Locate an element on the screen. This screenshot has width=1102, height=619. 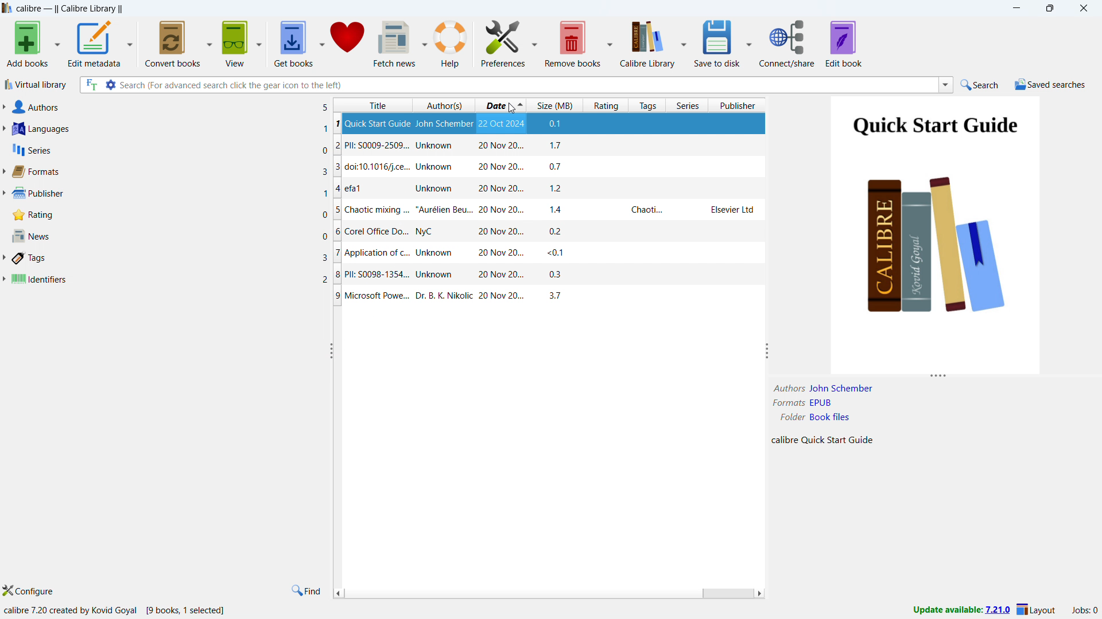
edit metadata options is located at coordinates (130, 42).